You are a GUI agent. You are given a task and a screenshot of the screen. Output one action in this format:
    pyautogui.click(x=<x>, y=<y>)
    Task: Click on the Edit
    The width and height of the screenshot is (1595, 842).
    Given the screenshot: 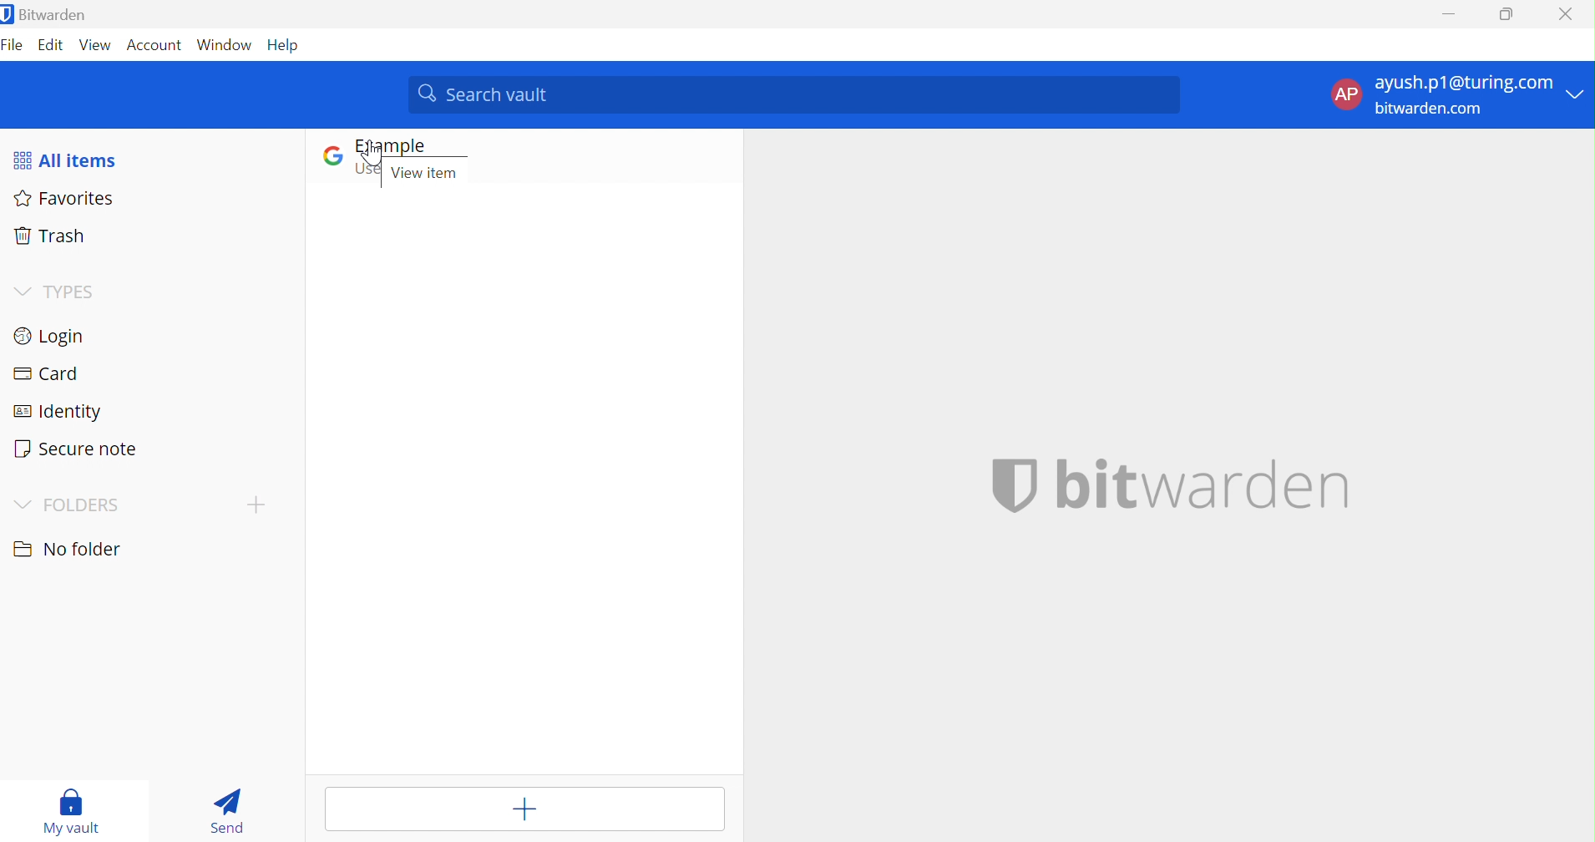 What is the action you would take?
    pyautogui.click(x=51, y=47)
    